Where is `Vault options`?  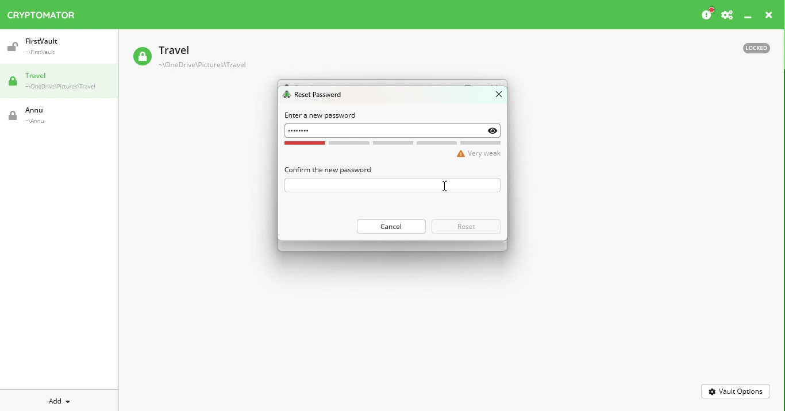
Vault options is located at coordinates (736, 390).